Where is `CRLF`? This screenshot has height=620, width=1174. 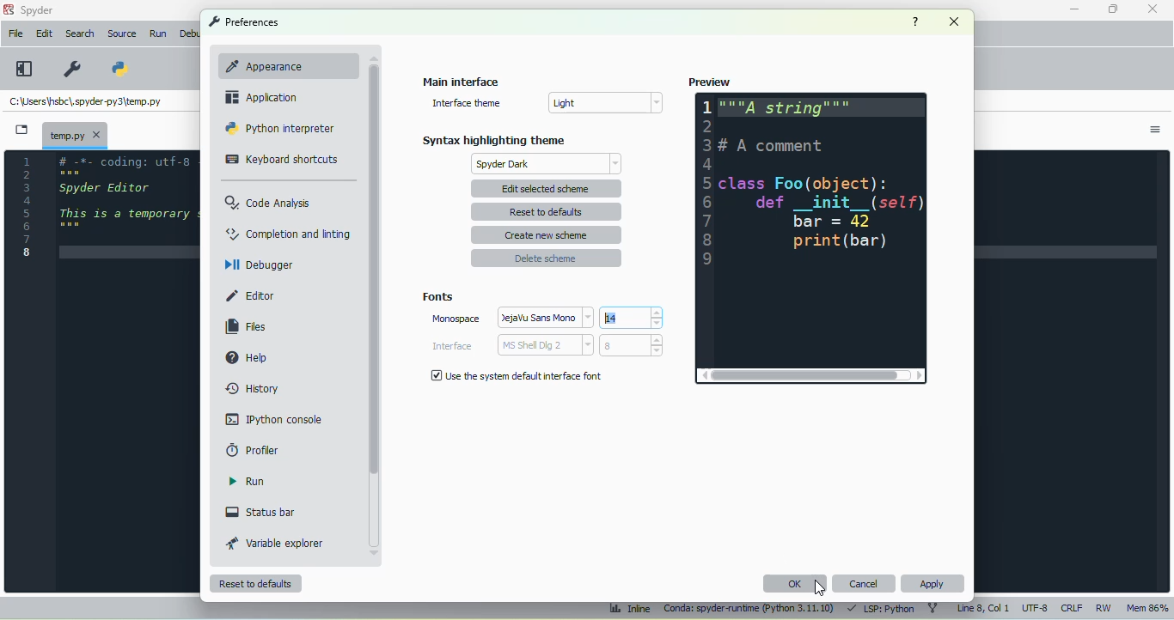 CRLF is located at coordinates (1071, 609).